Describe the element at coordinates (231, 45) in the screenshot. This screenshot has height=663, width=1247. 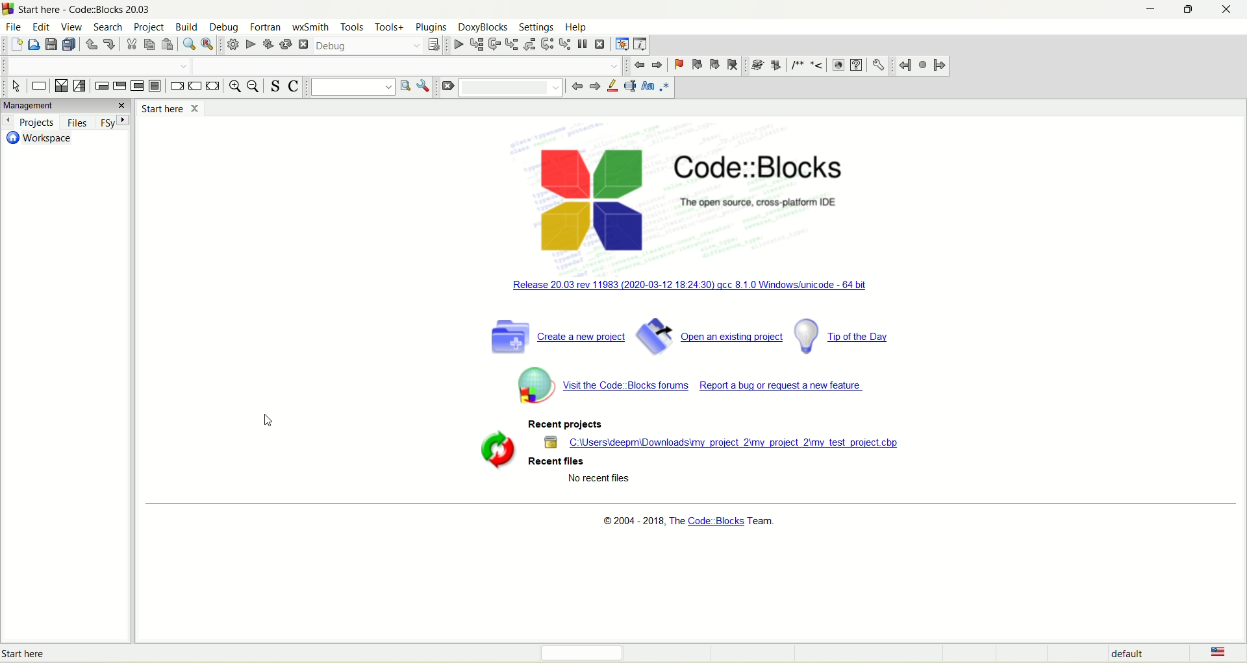
I see `build` at that location.